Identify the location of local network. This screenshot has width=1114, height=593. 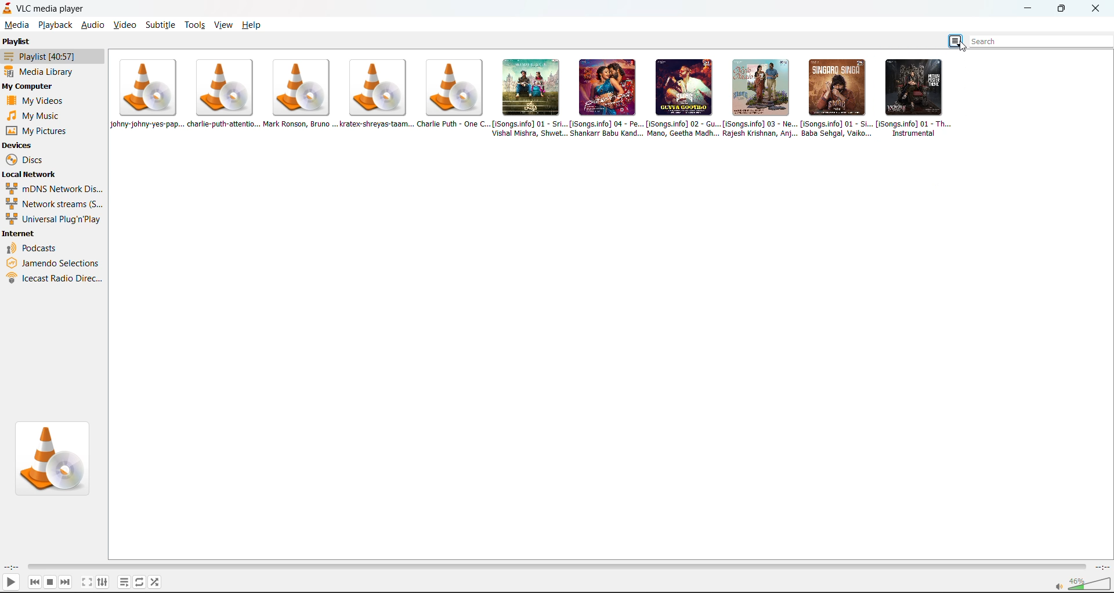
(32, 173).